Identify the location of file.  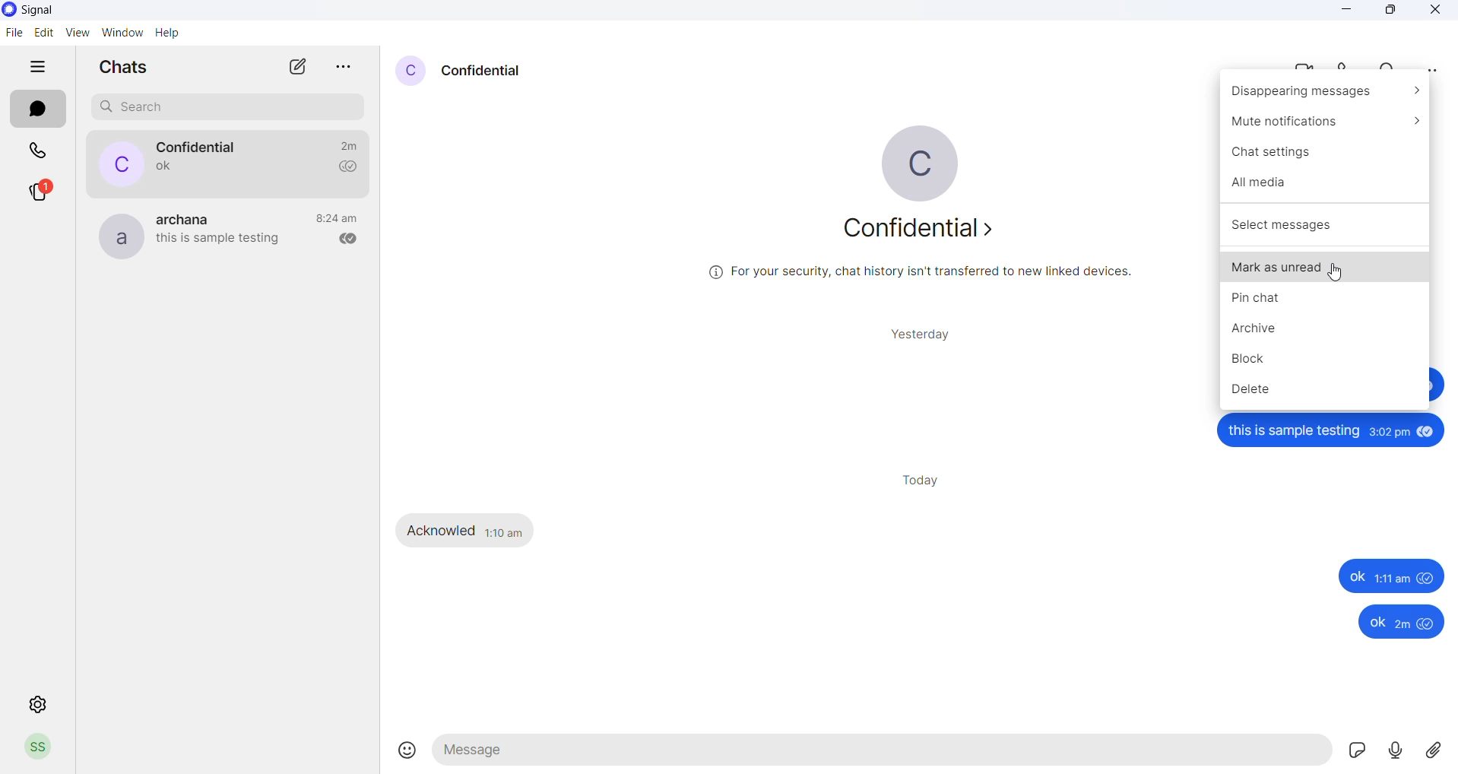
(14, 36).